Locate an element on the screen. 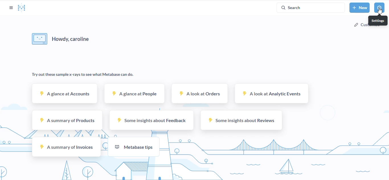 Image resolution: width=389 pixels, height=180 pixels. a glance at people is located at coordinates (134, 94).